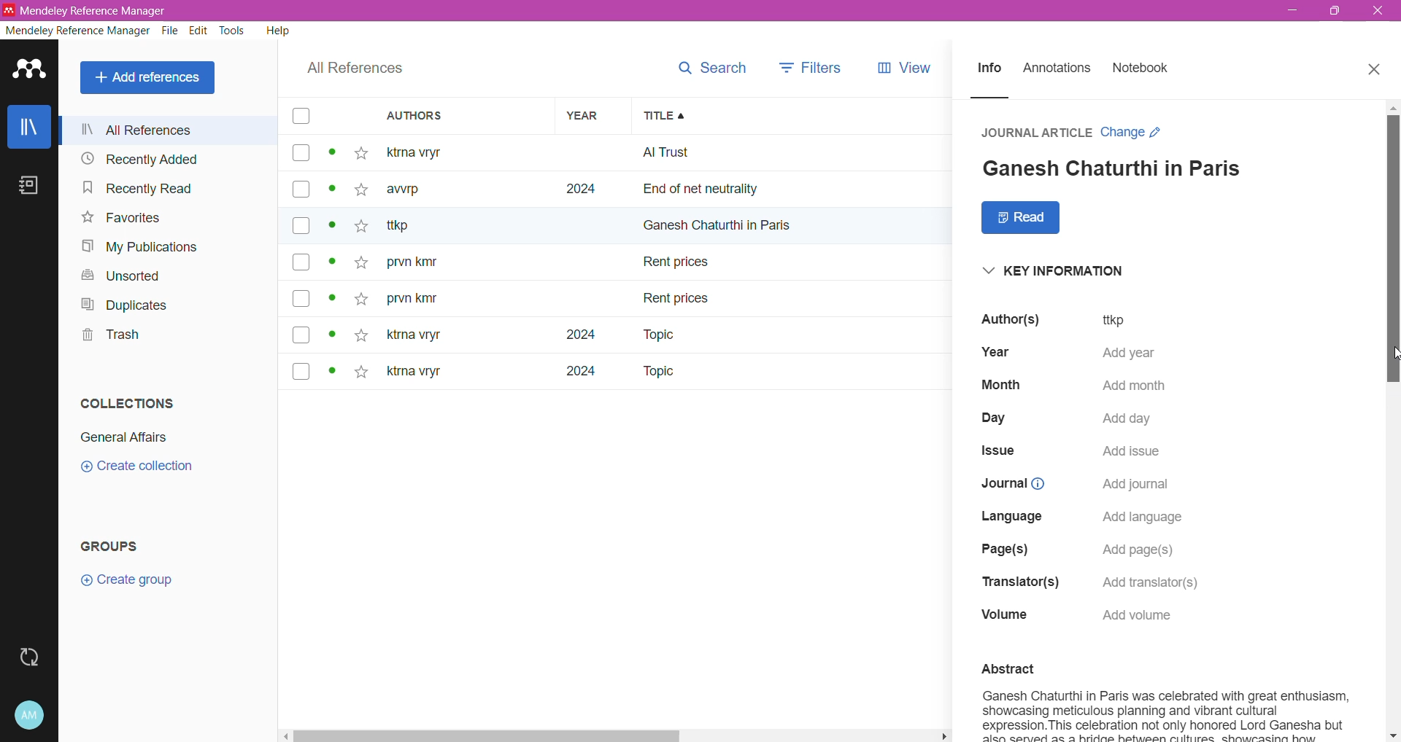 The width and height of the screenshot is (1401, 742). What do you see at coordinates (812, 64) in the screenshot?
I see `Filters` at bounding box center [812, 64].